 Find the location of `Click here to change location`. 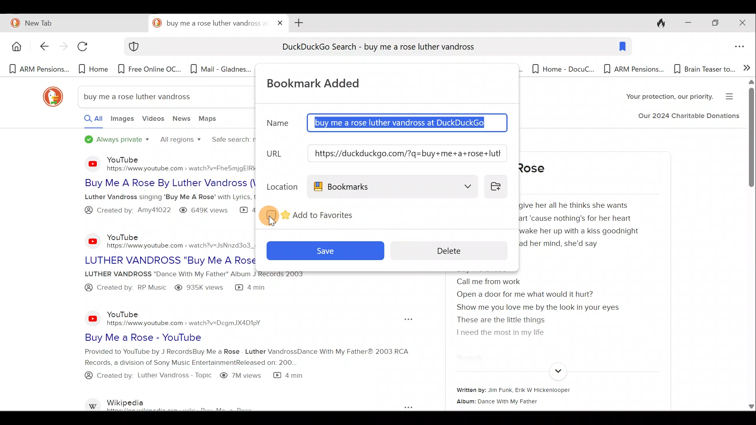

Click here to change location is located at coordinates (498, 186).